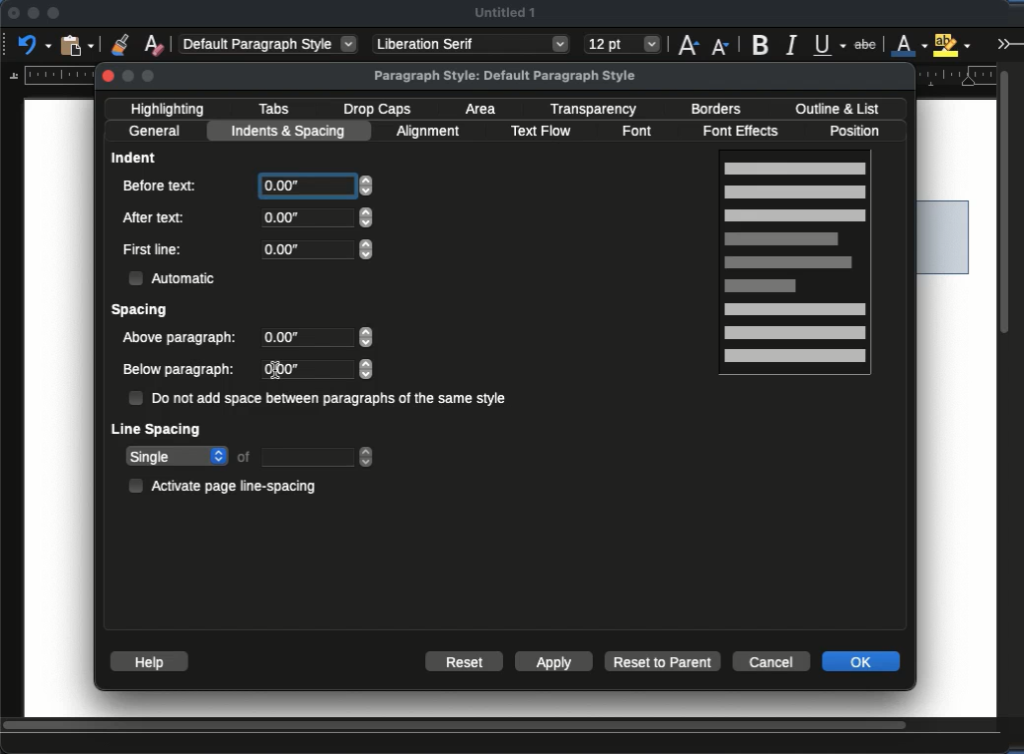 The image size is (1024, 754). I want to click on 0.00, so click(316, 186).